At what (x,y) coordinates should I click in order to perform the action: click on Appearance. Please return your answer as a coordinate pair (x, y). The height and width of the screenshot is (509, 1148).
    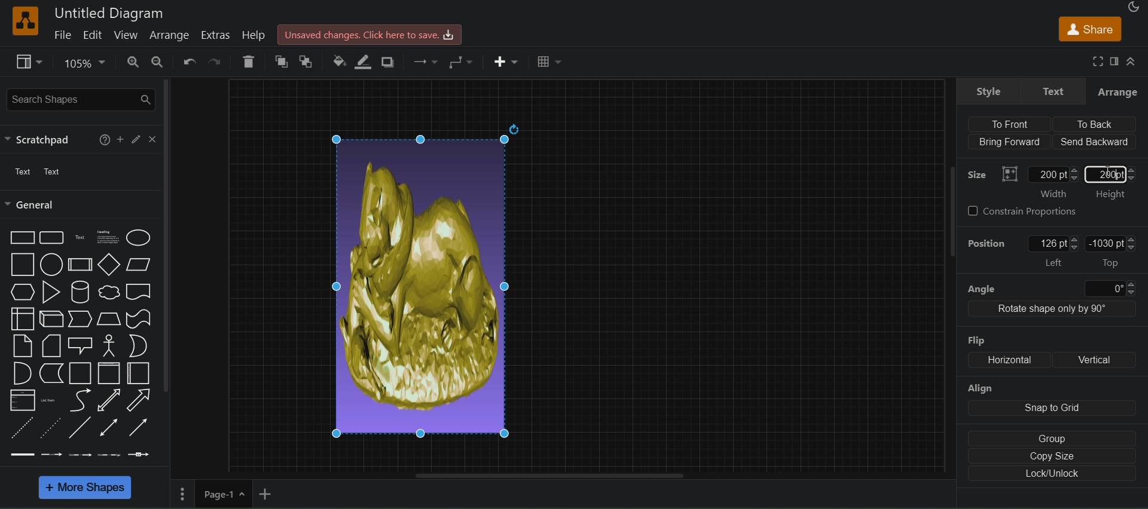
    Looking at the image, I should click on (1132, 7).